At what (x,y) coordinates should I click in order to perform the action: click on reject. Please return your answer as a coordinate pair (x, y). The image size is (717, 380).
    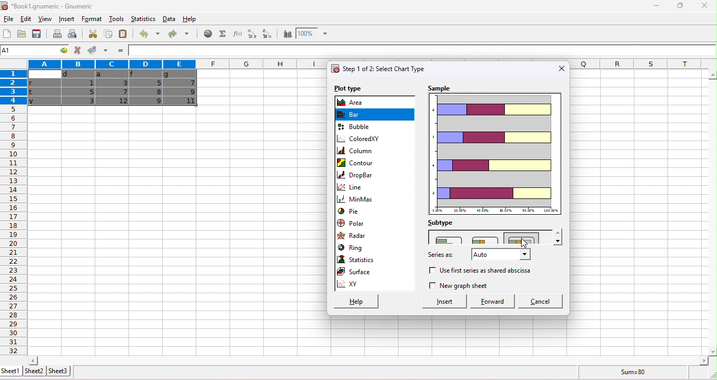
    Looking at the image, I should click on (77, 50).